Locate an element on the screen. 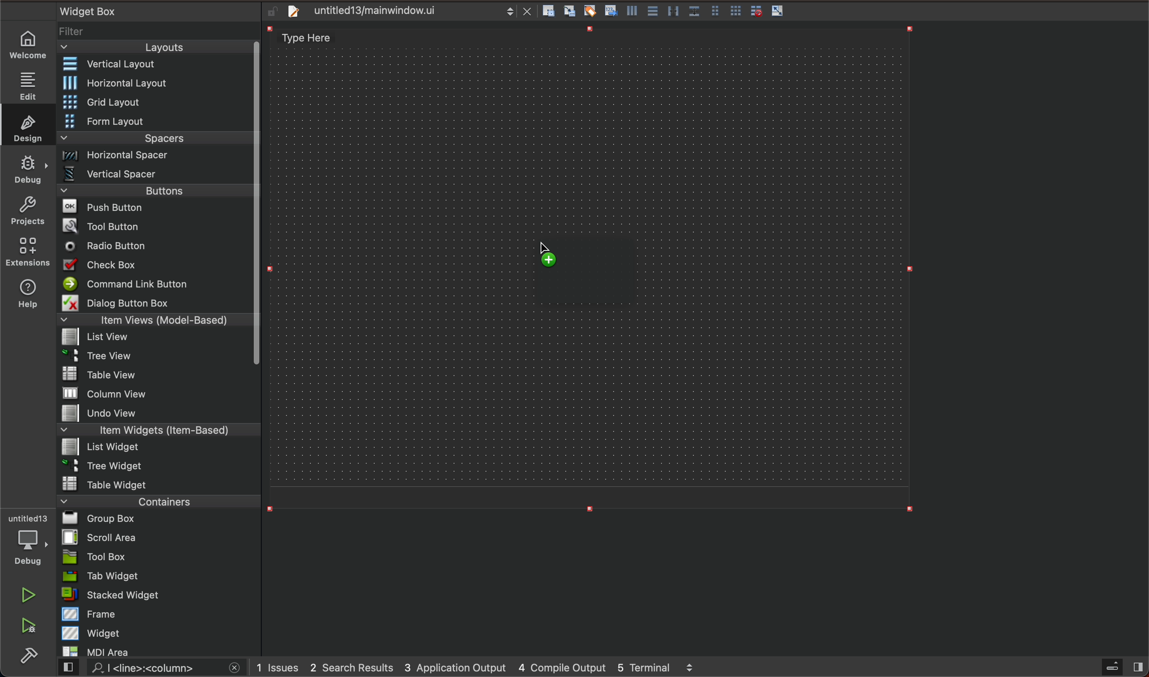 This screenshot has height=677, width=1149. undo view is located at coordinates (155, 413).